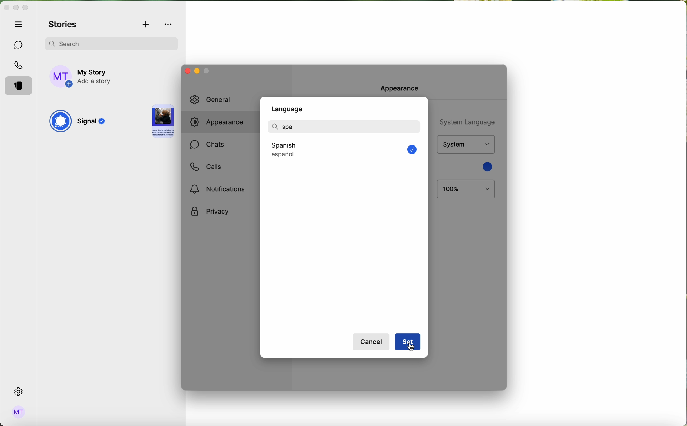 Image resolution: width=687 pixels, height=426 pixels. What do you see at coordinates (60, 122) in the screenshot?
I see `signal logo` at bounding box center [60, 122].